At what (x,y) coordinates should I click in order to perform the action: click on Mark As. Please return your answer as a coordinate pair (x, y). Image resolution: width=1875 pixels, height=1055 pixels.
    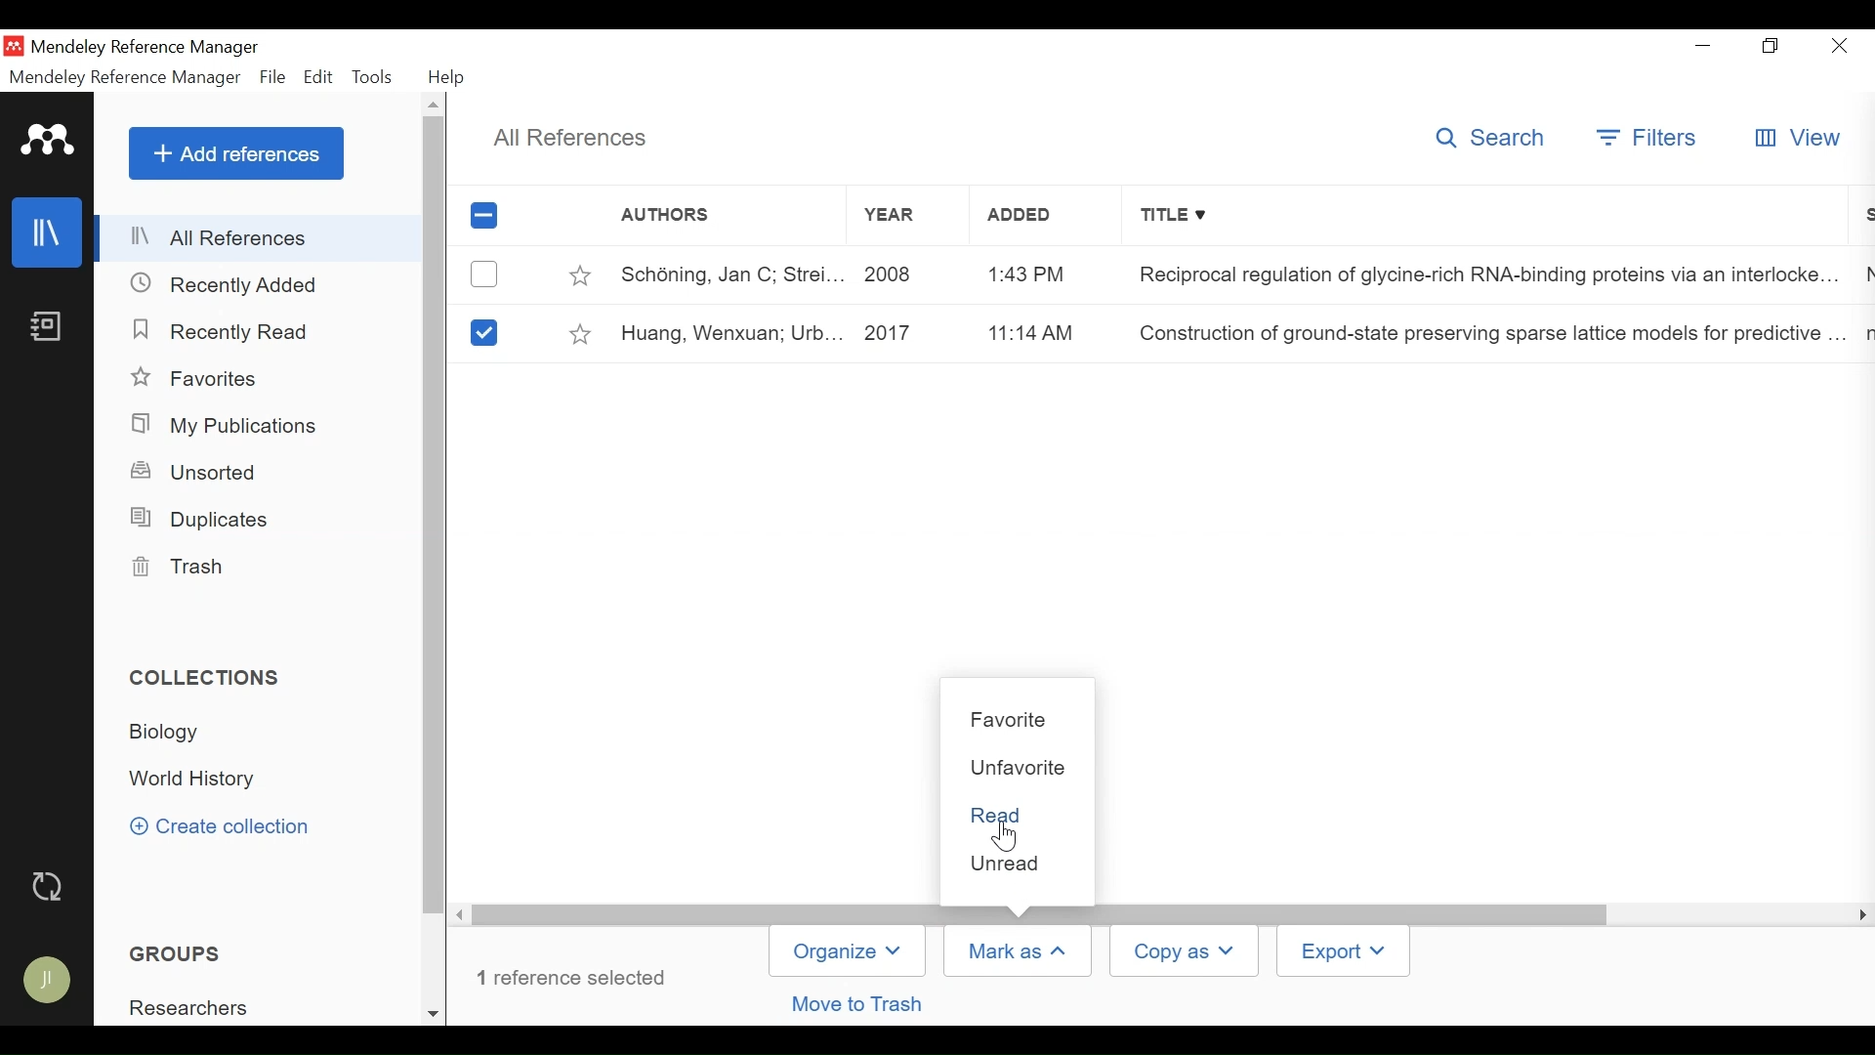
    Looking at the image, I should click on (1018, 950).